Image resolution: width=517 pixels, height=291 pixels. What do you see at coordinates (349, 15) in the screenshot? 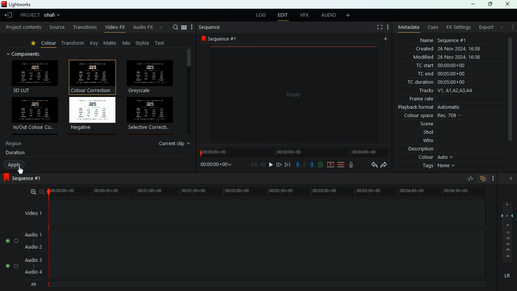
I see `more` at bounding box center [349, 15].